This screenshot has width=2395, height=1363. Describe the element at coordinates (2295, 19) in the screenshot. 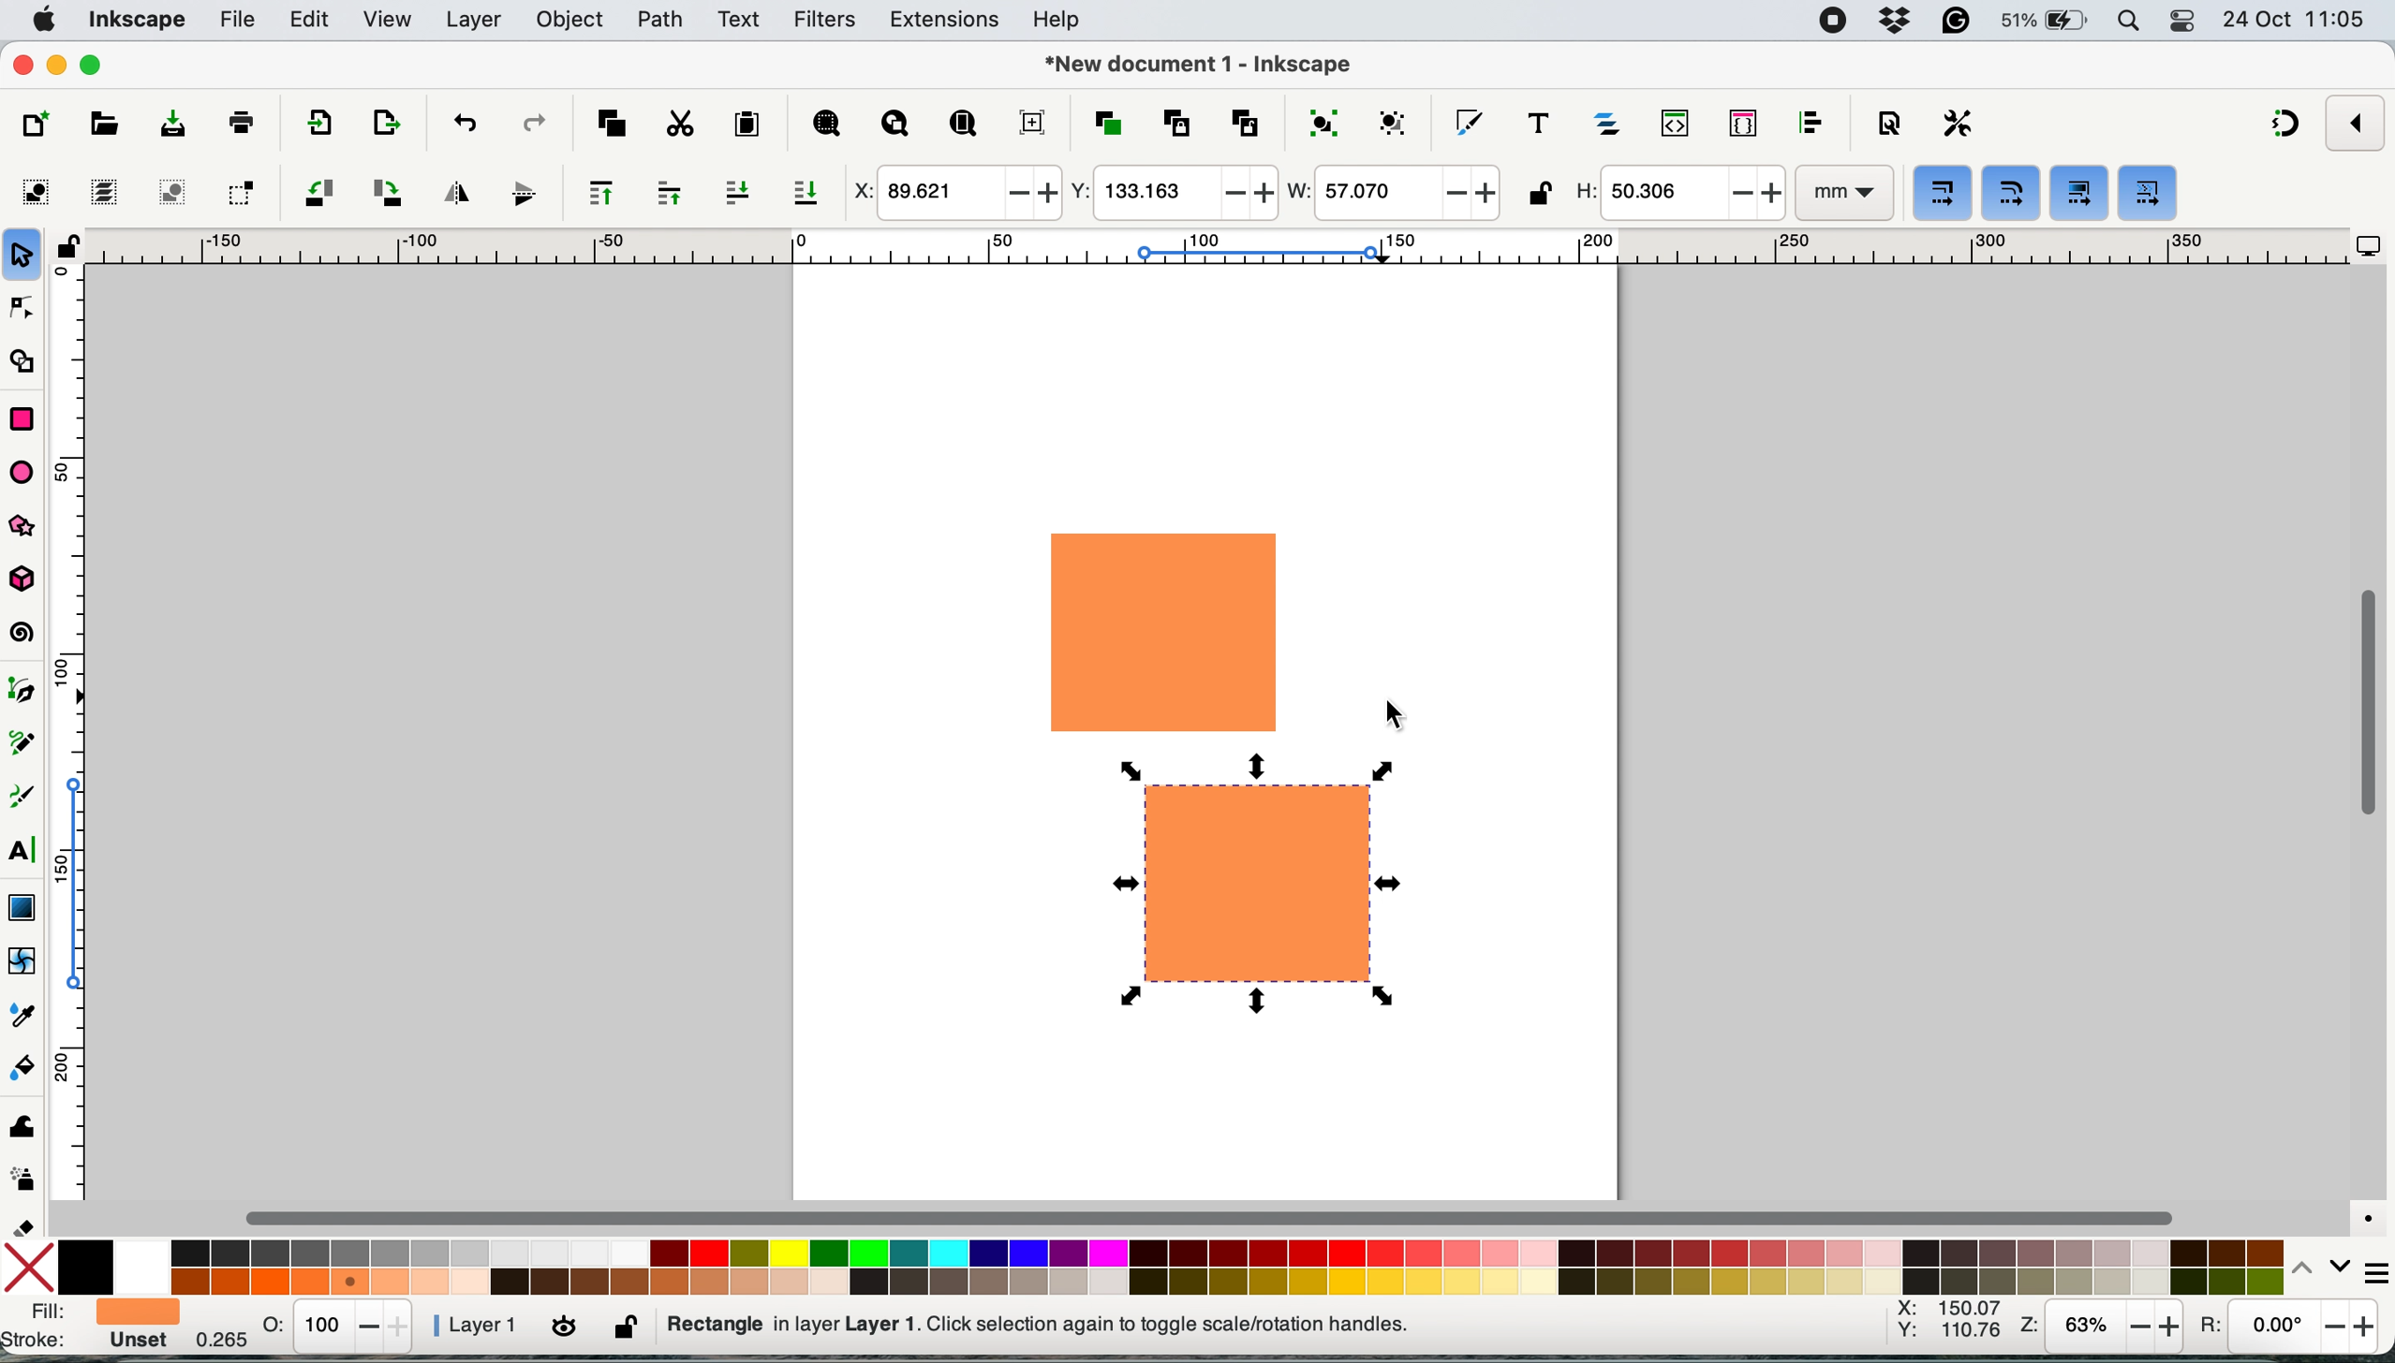

I see `date and time` at that location.